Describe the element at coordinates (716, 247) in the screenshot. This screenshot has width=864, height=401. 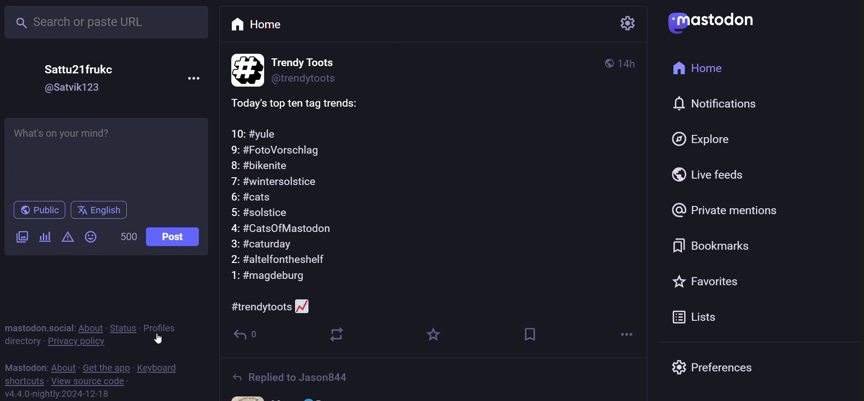
I see `bookmark` at that location.